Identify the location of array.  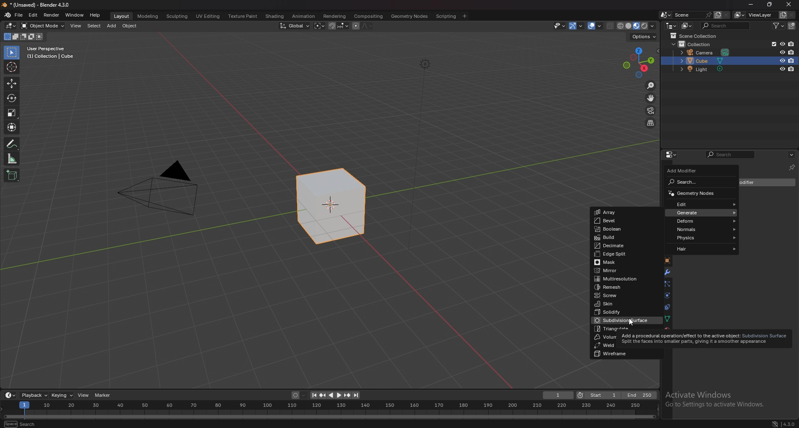
(628, 212).